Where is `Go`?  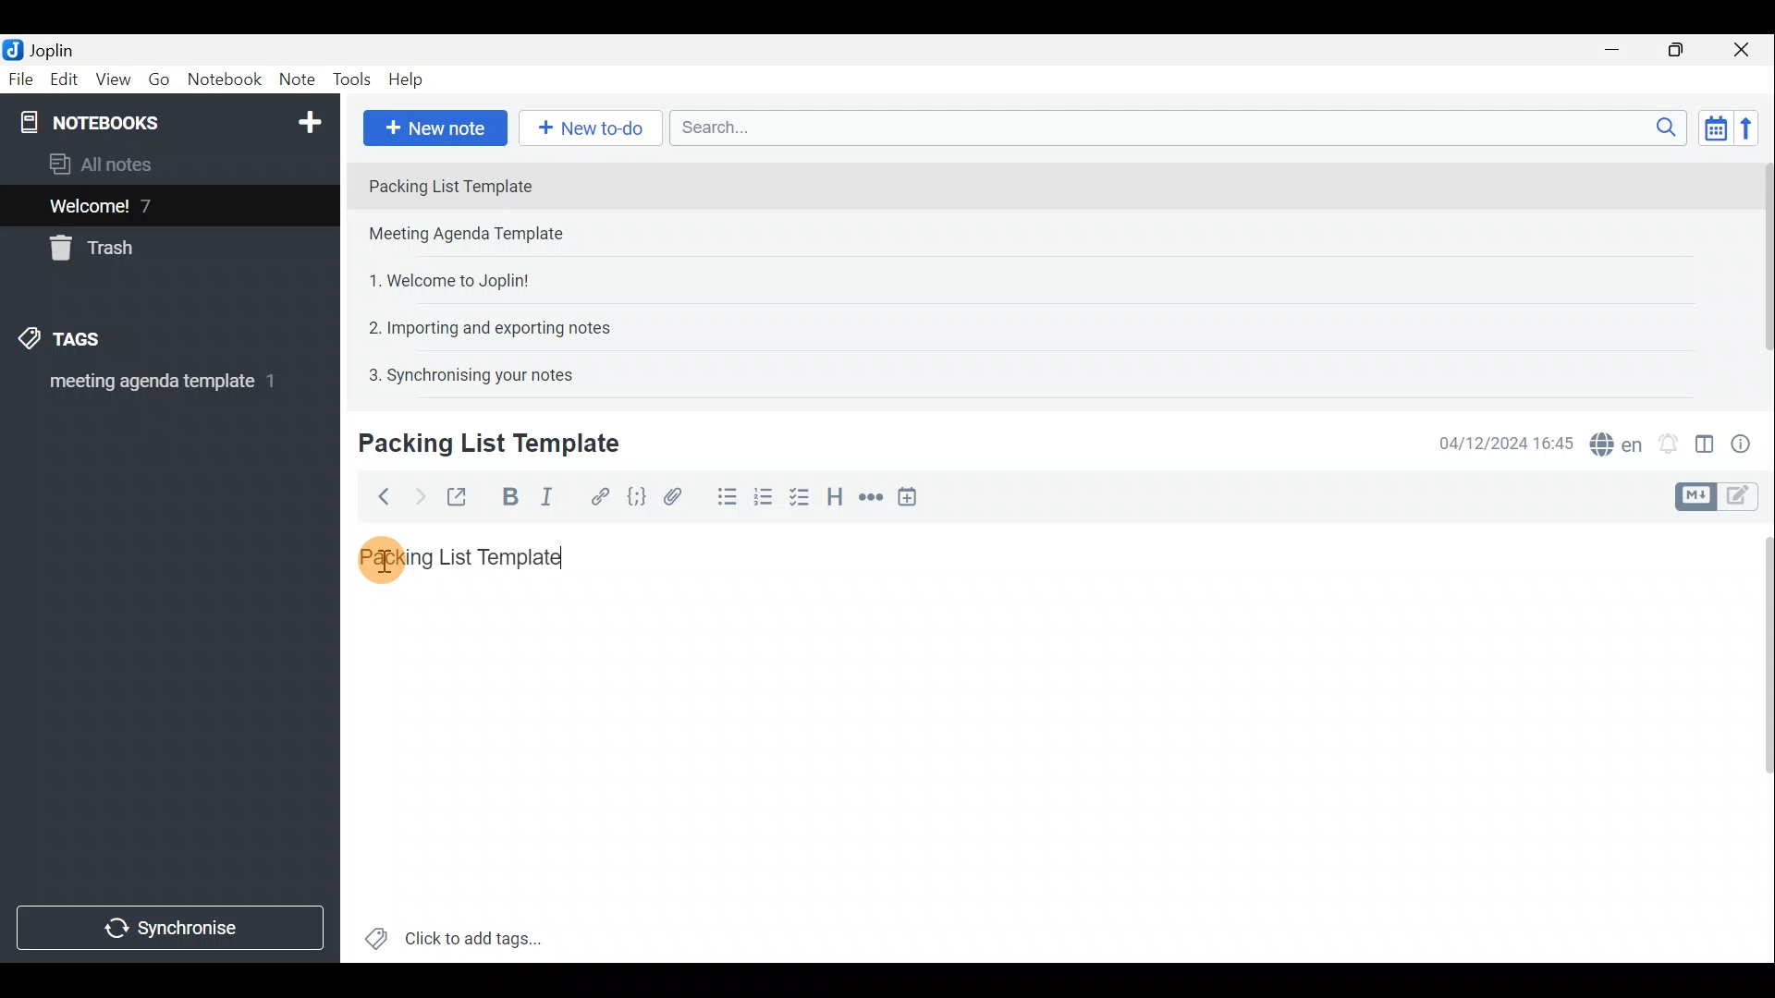 Go is located at coordinates (160, 79).